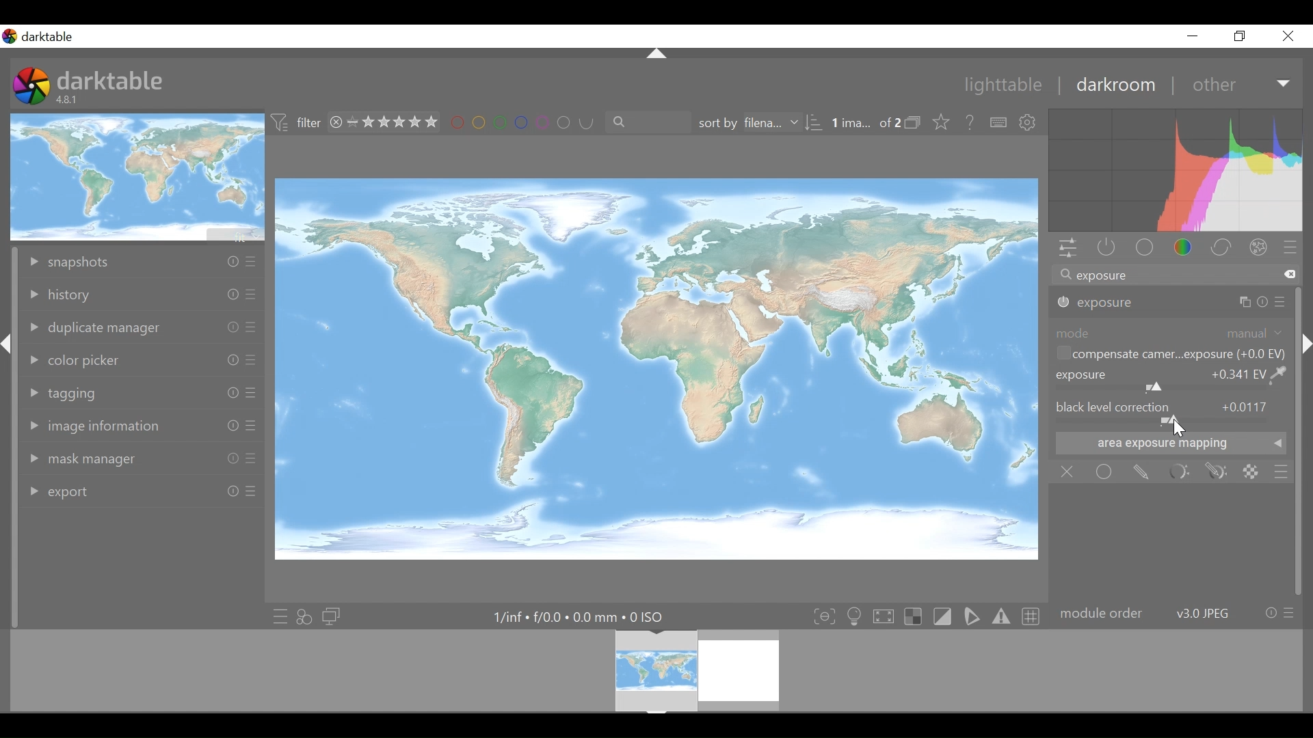 The width and height of the screenshot is (1313, 738). What do you see at coordinates (760, 122) in the screenshot?
I see `sort by` at bounding box center [760, 122].